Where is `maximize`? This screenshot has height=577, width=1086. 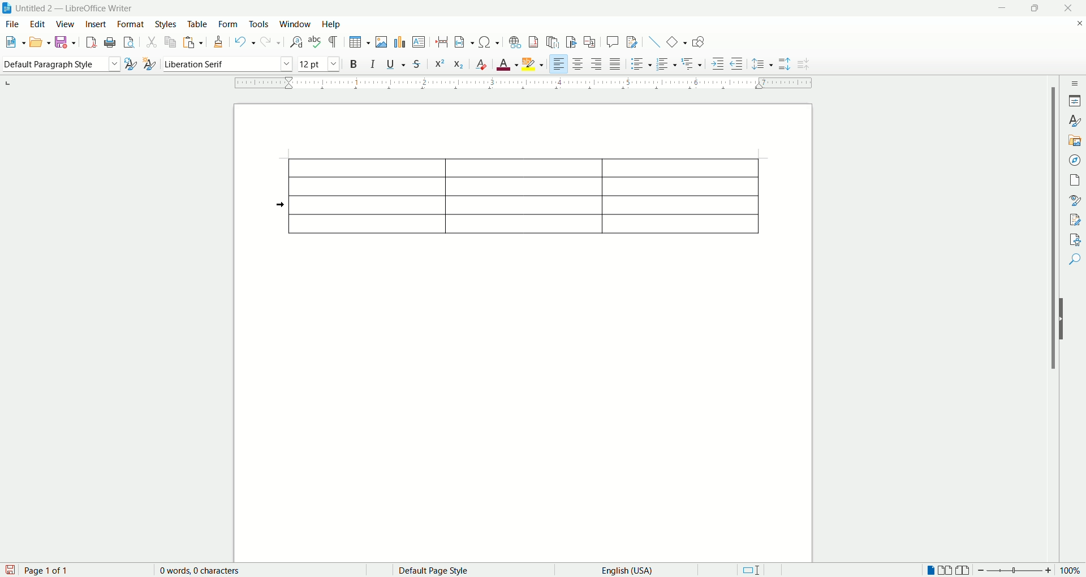
maximize is located at coordinates (1032, 10).